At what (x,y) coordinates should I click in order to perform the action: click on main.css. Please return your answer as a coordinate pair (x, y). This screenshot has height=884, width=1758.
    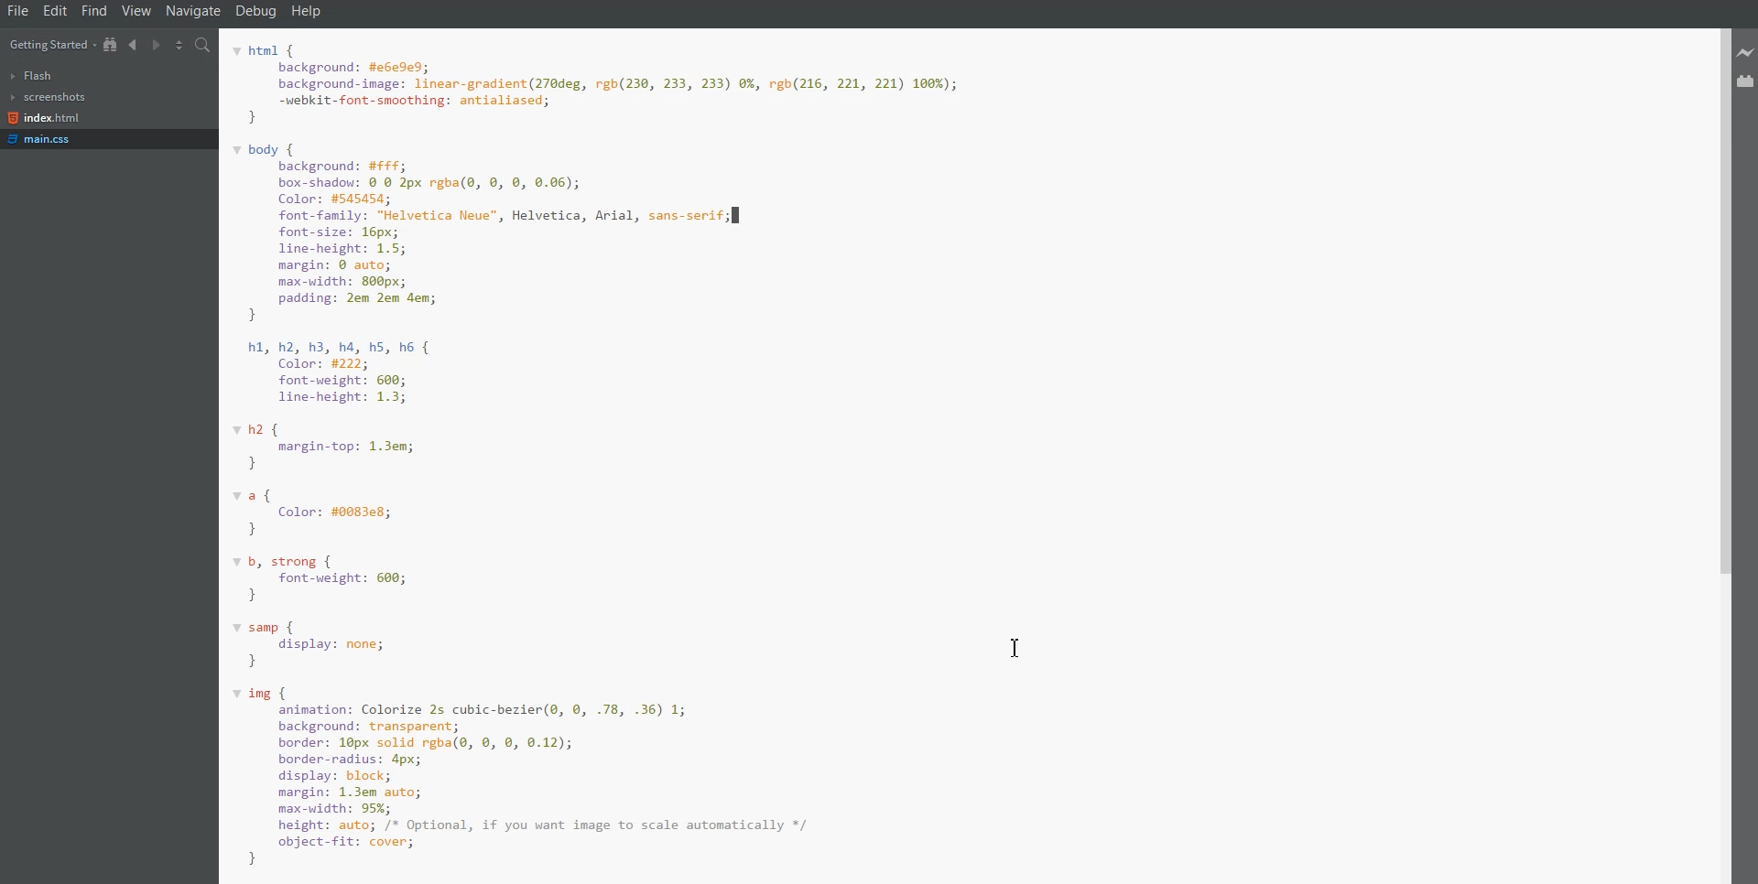
    Looking at the image, I should click on (45, 139).